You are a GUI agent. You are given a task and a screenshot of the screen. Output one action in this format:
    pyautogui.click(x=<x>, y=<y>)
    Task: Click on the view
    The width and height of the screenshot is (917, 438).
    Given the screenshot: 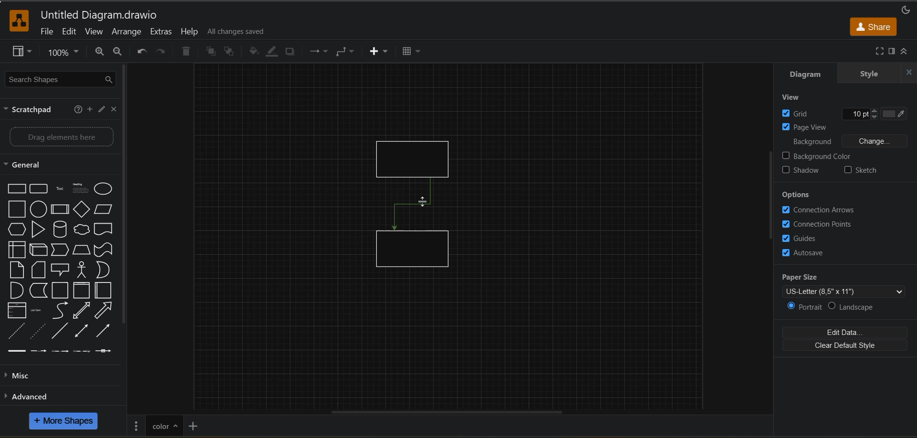 What is the action you would take?
    pyautogui.click(x=23, y=52)
    